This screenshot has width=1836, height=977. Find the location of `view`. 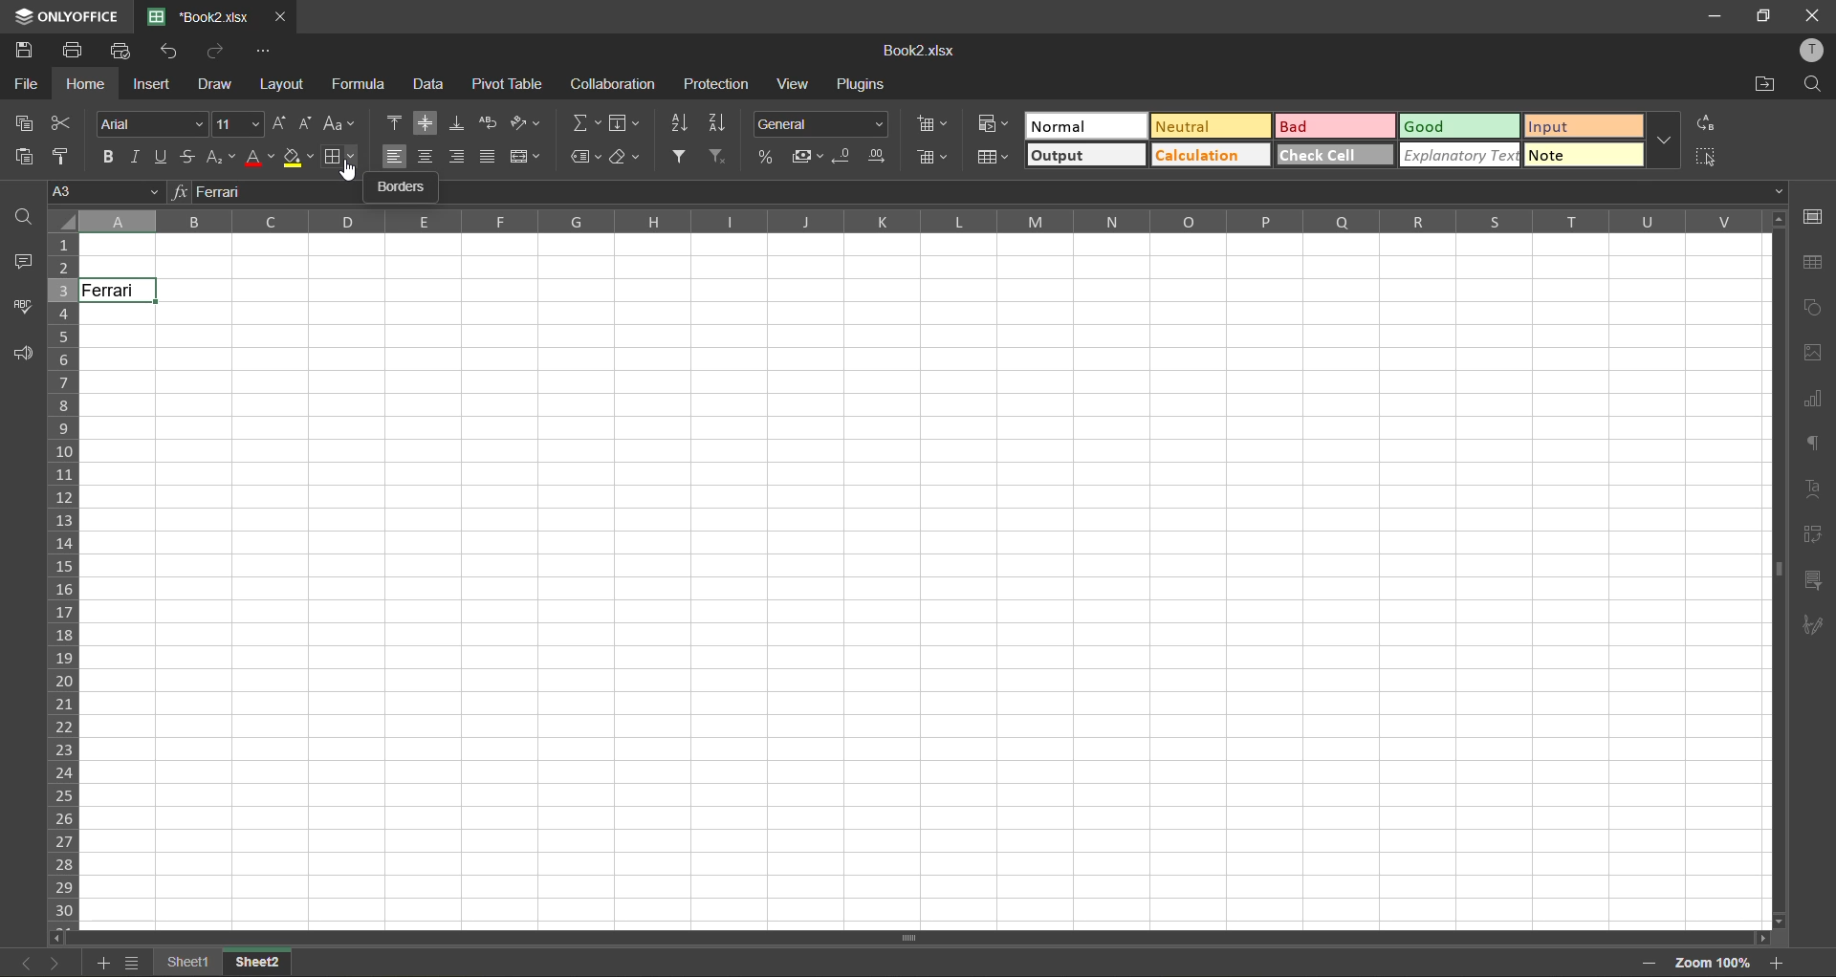

view is located at coordinates (798, 84).